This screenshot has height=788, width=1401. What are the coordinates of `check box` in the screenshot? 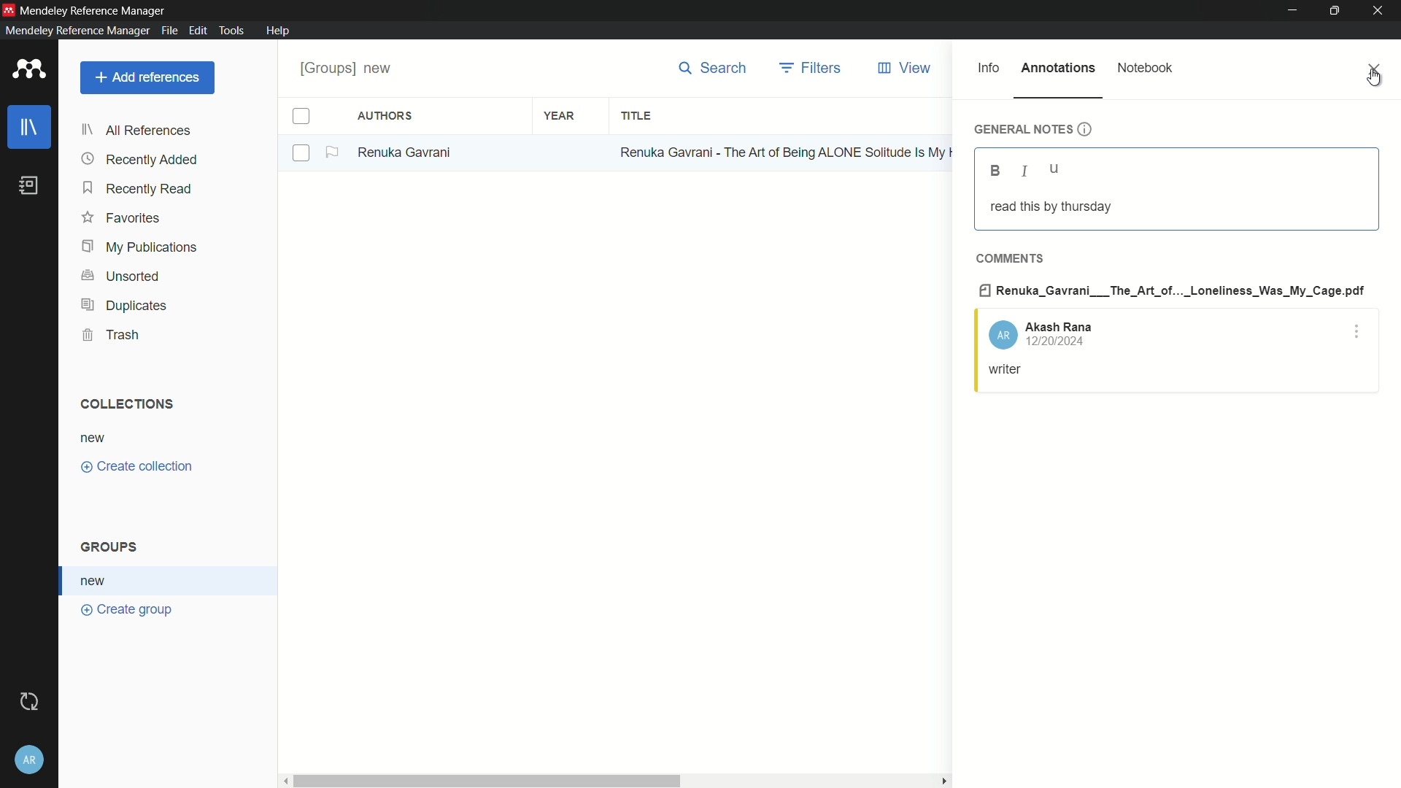 It's located at (301, 117).